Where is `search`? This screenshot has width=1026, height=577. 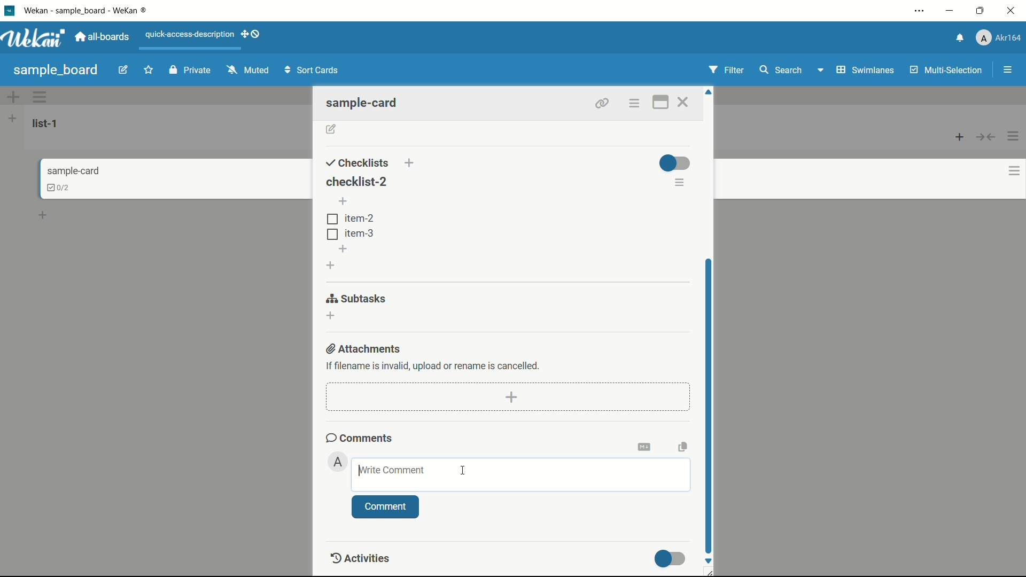
search is located at coordinates (782, 69).